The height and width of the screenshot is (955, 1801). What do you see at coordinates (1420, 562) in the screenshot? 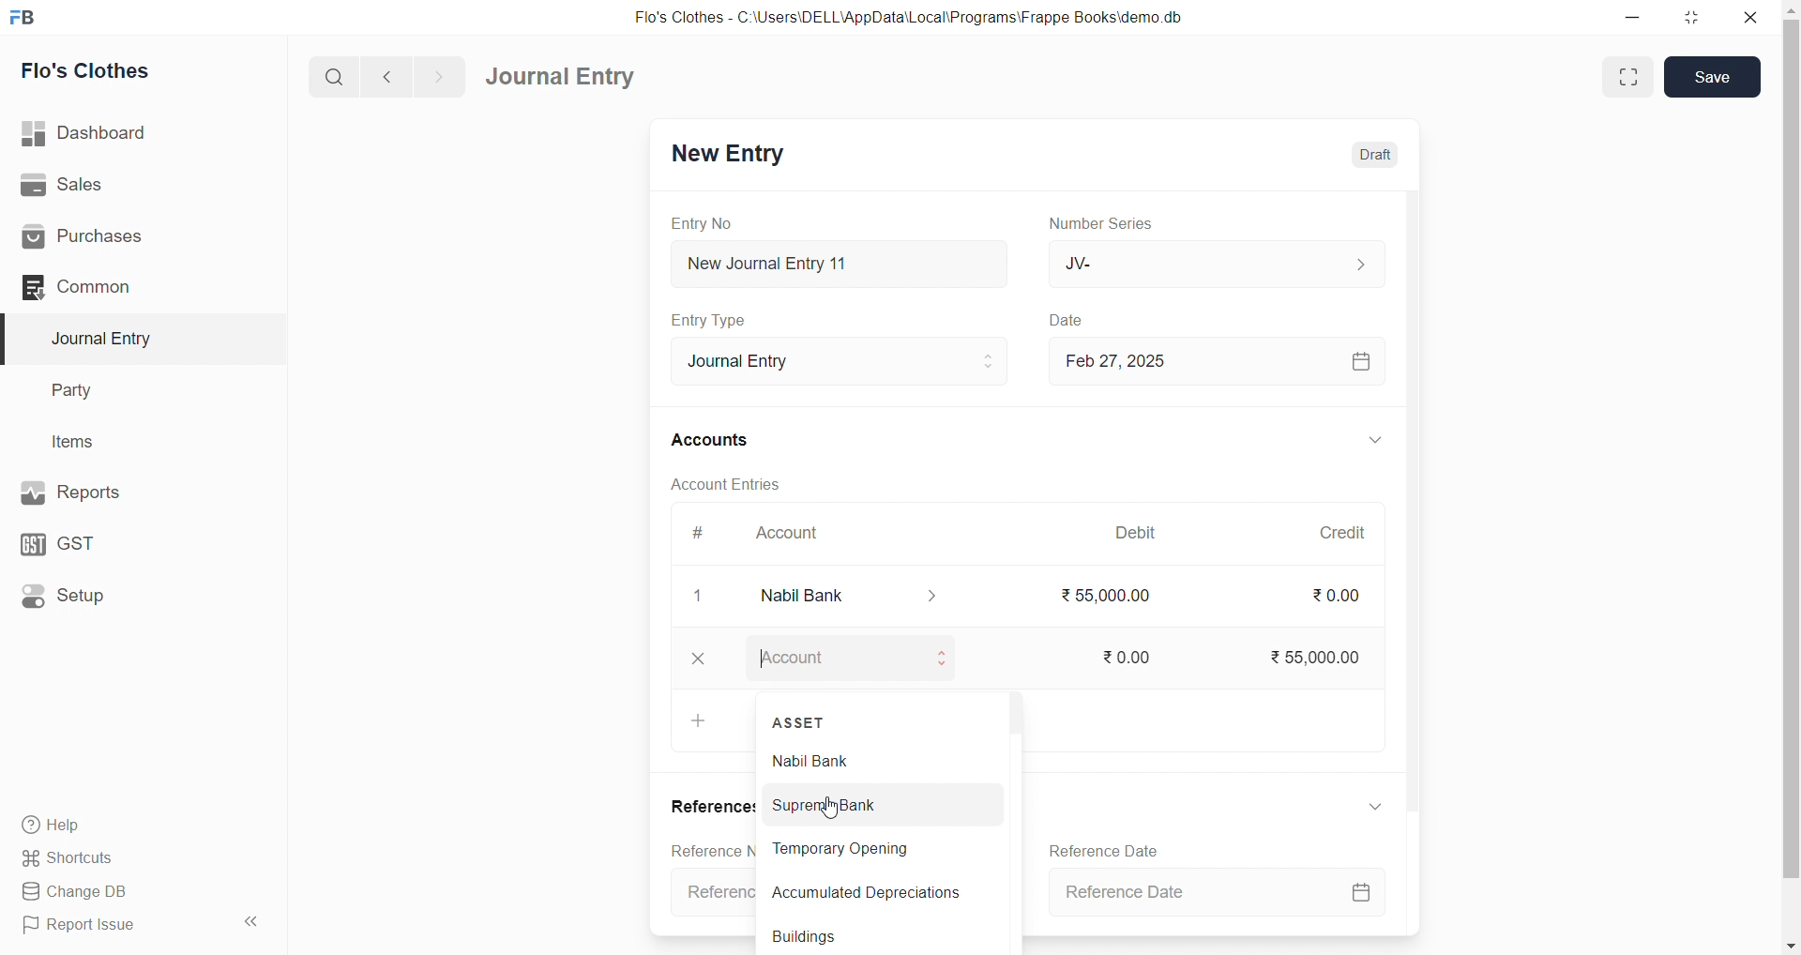
I see `VERTICAL SCROLL BAR` at bounding box center [1420, 562].